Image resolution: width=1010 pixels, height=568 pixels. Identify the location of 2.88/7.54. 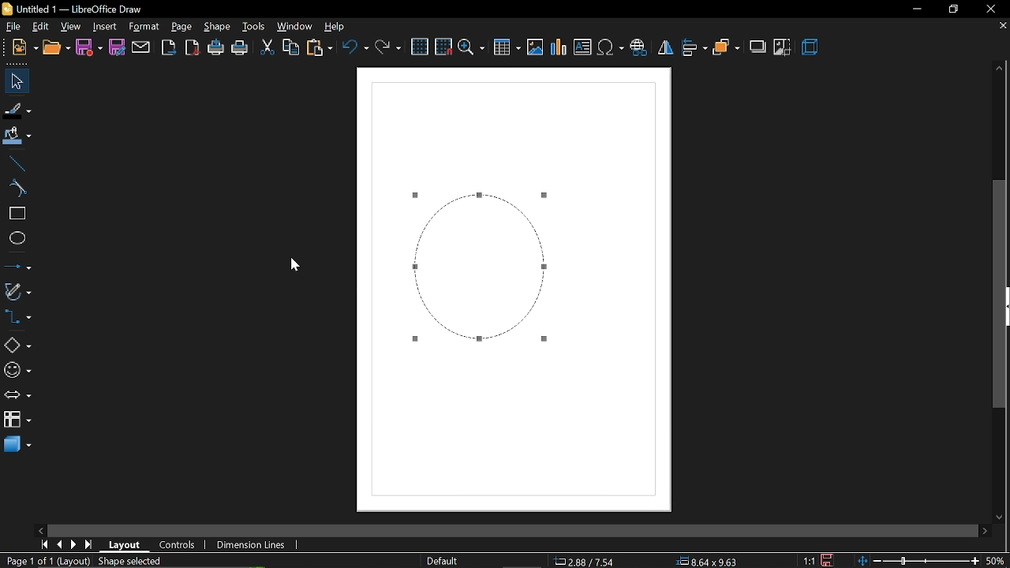
(585, 560).